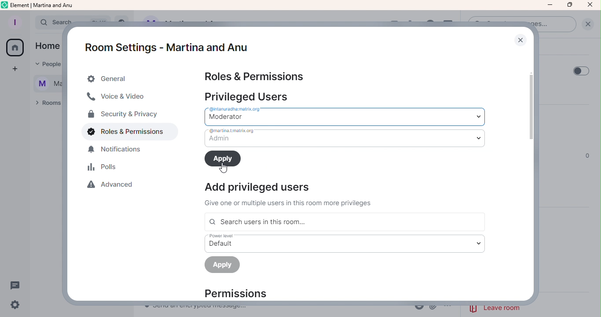 This screenshot has width=601, height=317. What do you see at coordinates (122, 115) in the screenshot?
I see `Security and privacy` at bounding box center [122, 115].